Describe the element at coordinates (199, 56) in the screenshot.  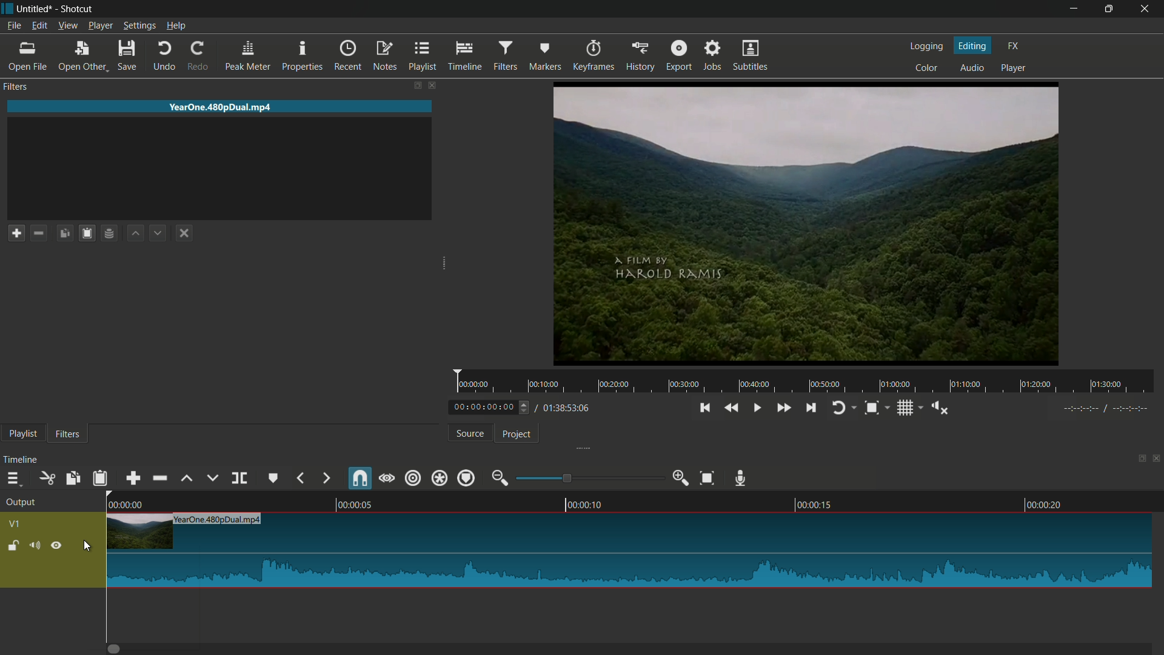
I see `redo` at that location.